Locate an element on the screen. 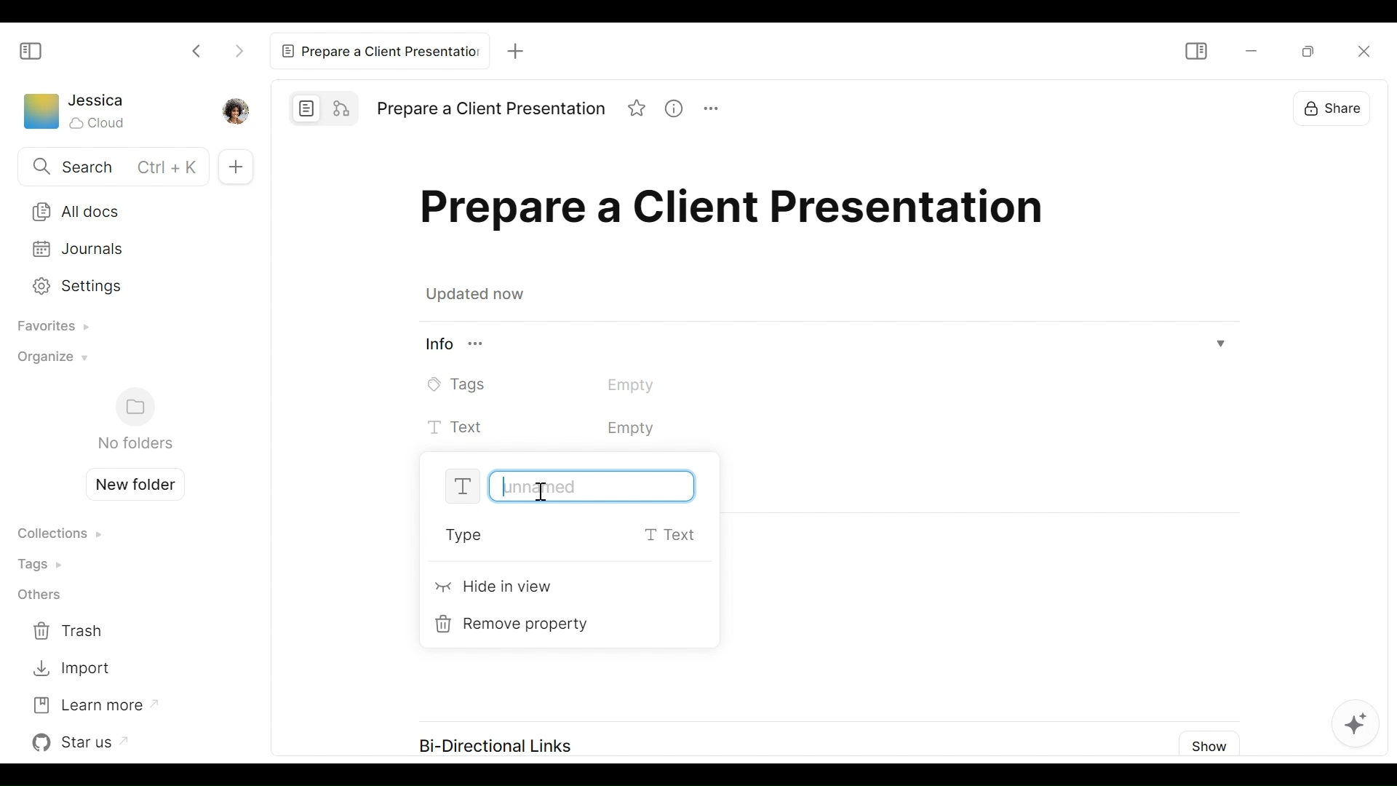 The image size is (1397, 786). Updated now is located at coordinates (479, 296).